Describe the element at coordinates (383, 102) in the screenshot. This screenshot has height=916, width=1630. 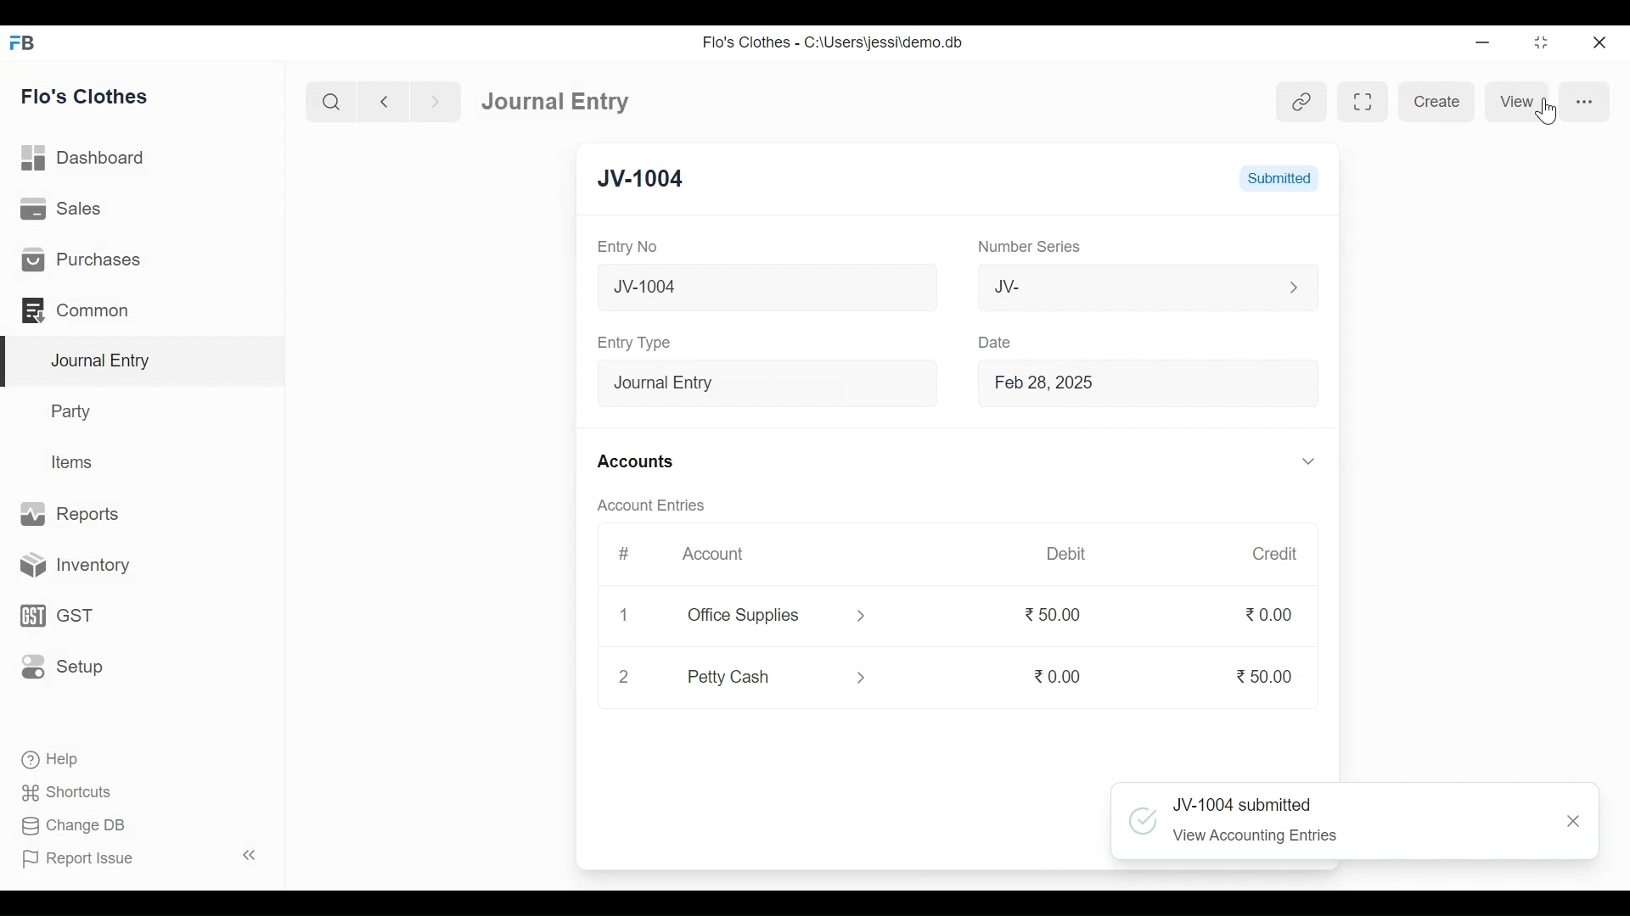
I see `Navigate Back` at that location.